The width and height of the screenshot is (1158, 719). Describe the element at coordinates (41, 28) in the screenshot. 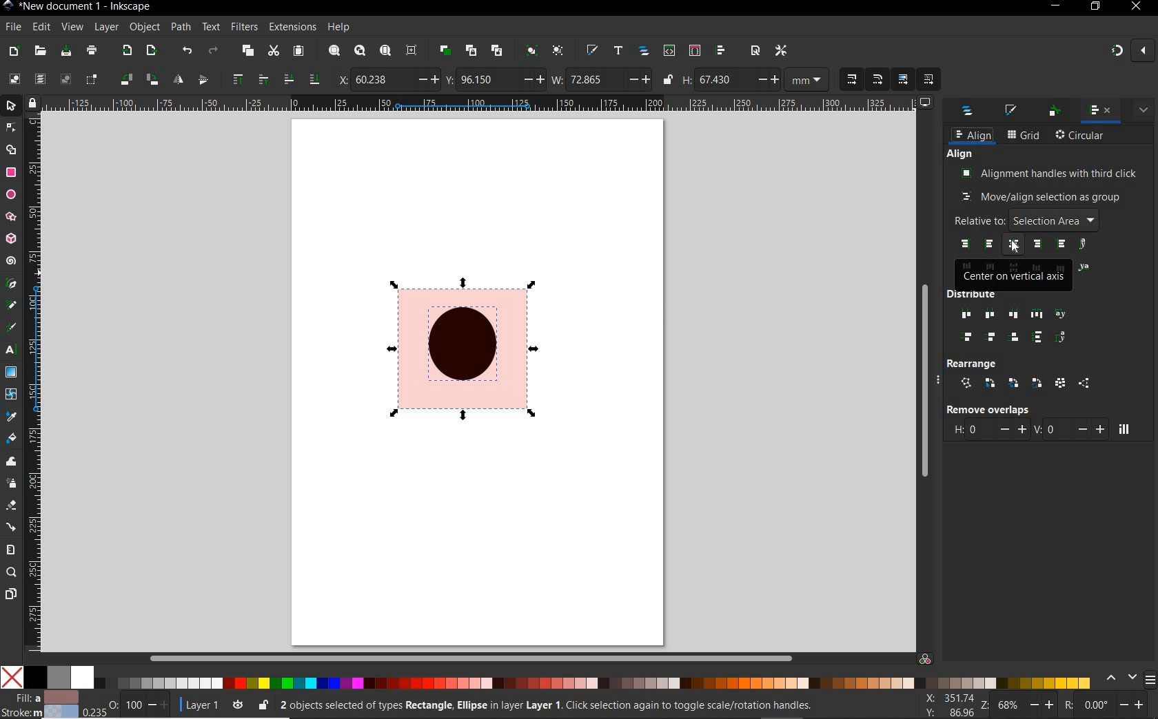

I see `edit` at that location.